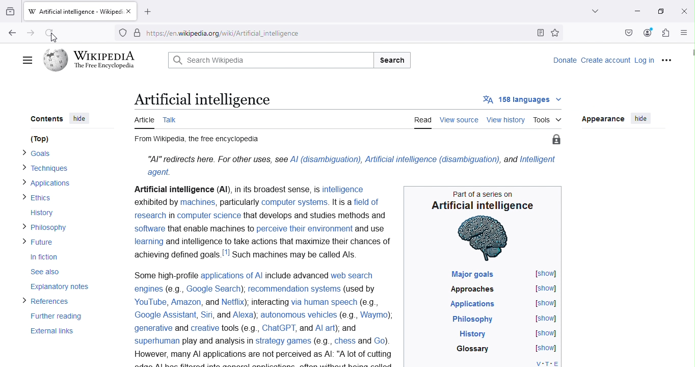 The height and width of the screenshot is (367, 695). Describe the element at coordinates (549, 120) in the screenshot. I see `Tools` at that location.